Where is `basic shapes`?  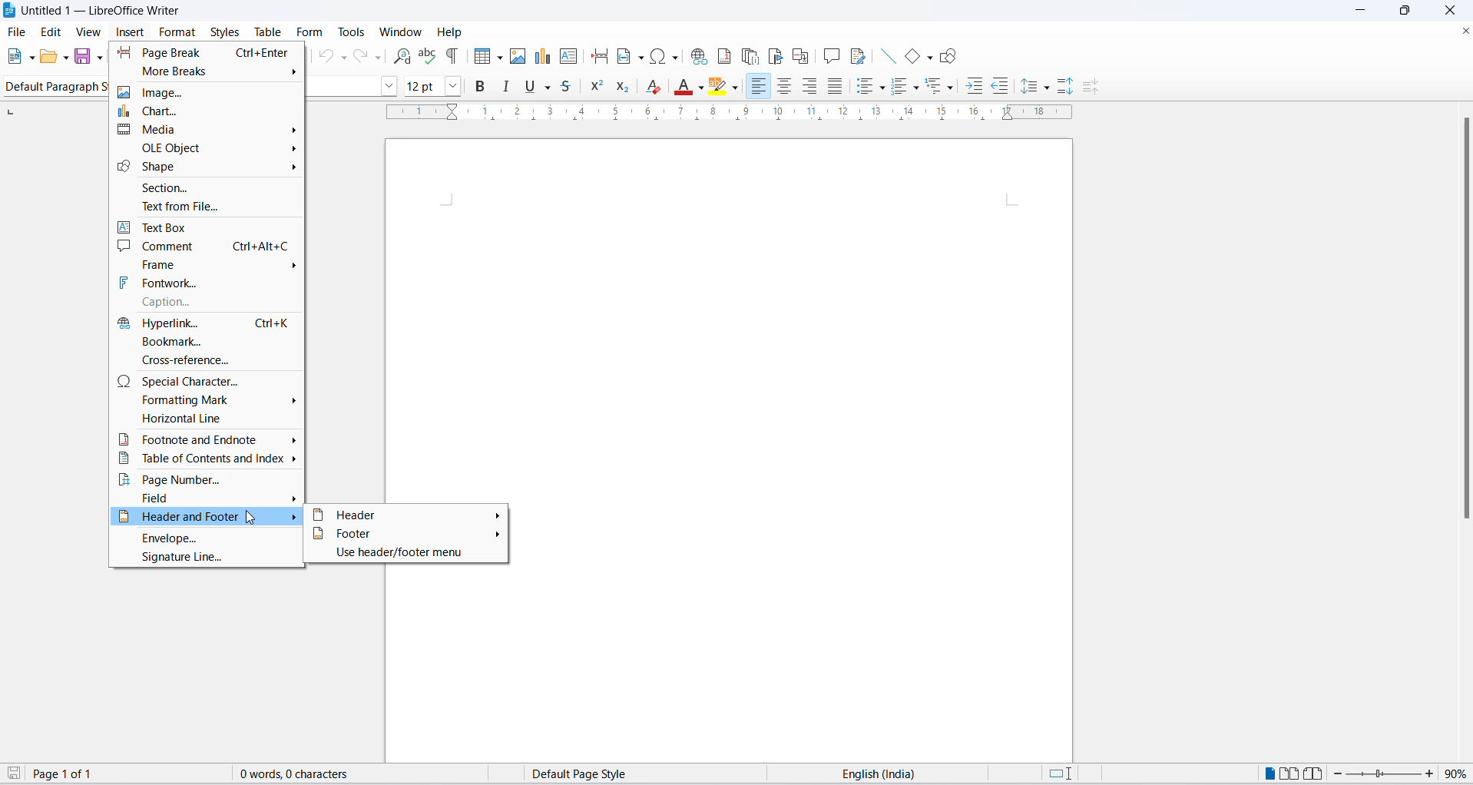 basic shapes is located at coordinates (907, 53).